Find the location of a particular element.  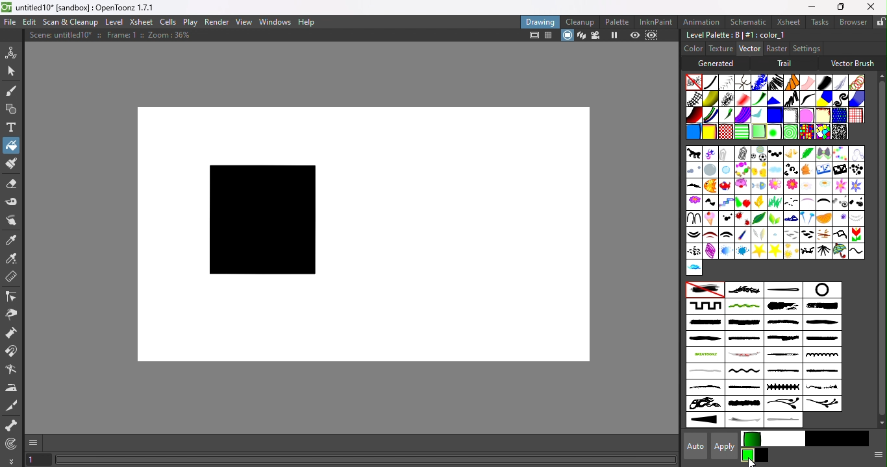

Style picker tool is located at coordinates (14, 239).